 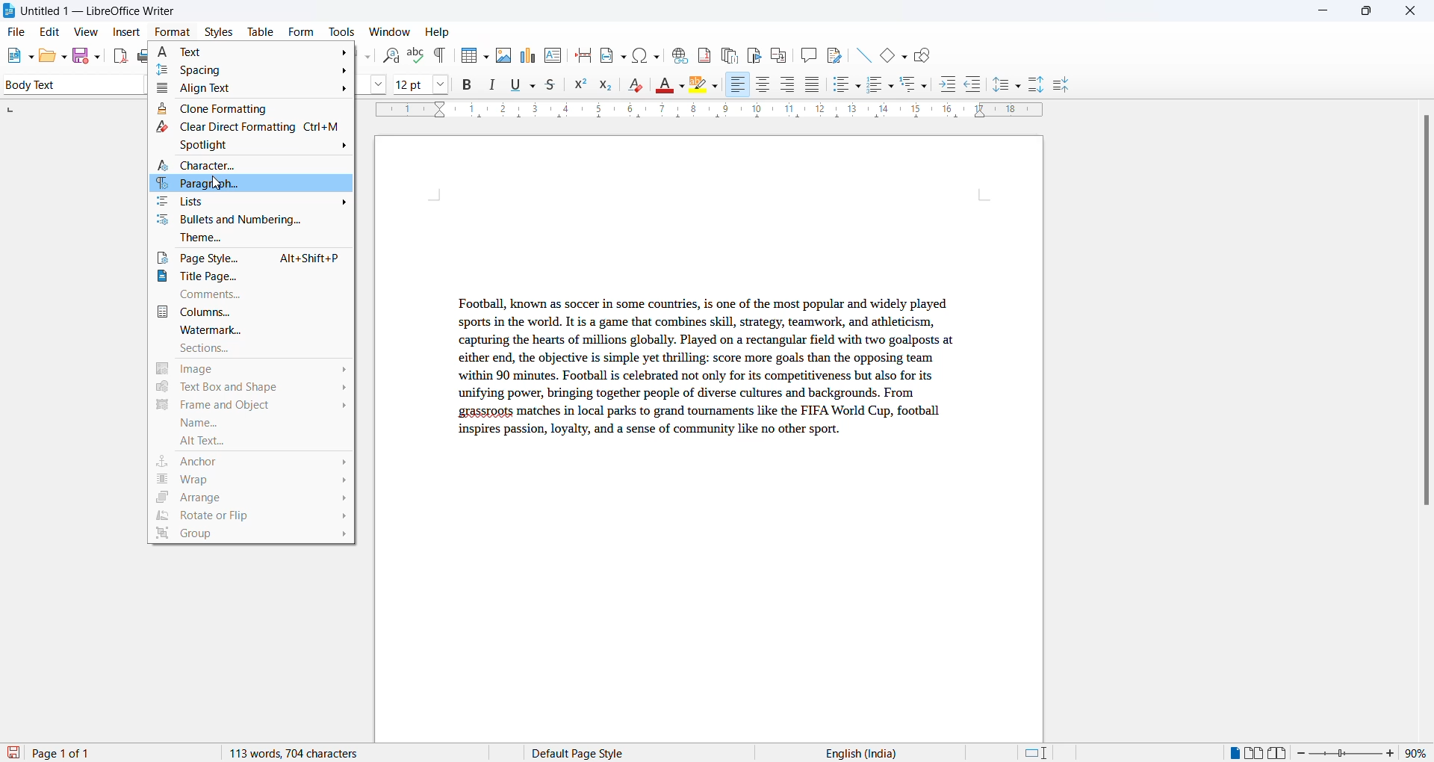 I want to click on tools, so click(x=341, y=32).